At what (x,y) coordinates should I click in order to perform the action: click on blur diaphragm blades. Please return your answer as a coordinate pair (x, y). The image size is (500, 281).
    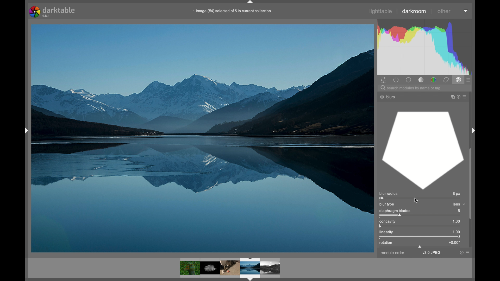
    Looking at the image, I should click on (422, 150).